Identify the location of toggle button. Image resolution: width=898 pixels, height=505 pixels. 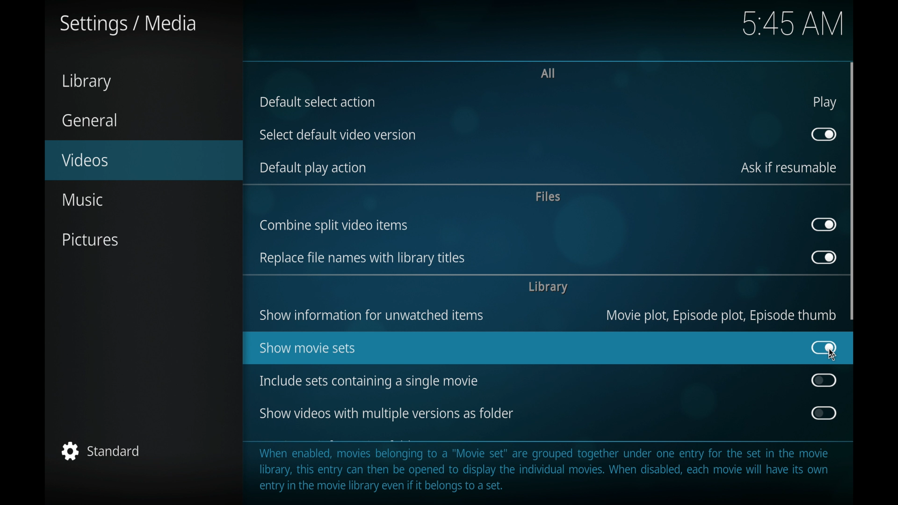
(823, 413).